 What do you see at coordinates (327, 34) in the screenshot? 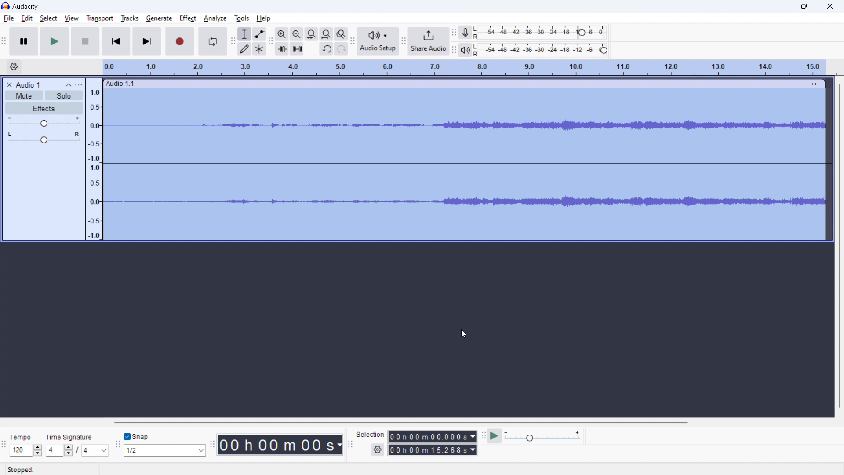
I see `fit project to width` at bounding box center [327, 34].